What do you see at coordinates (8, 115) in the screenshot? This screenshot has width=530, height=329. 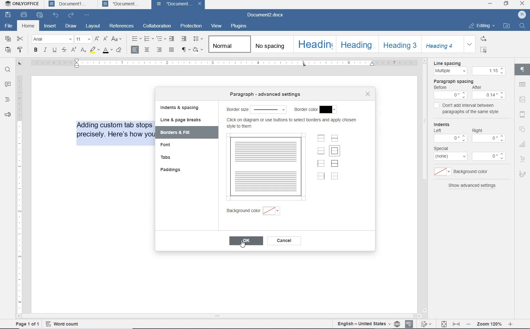 I see `feedback & support` at bounding box center [8, 115].